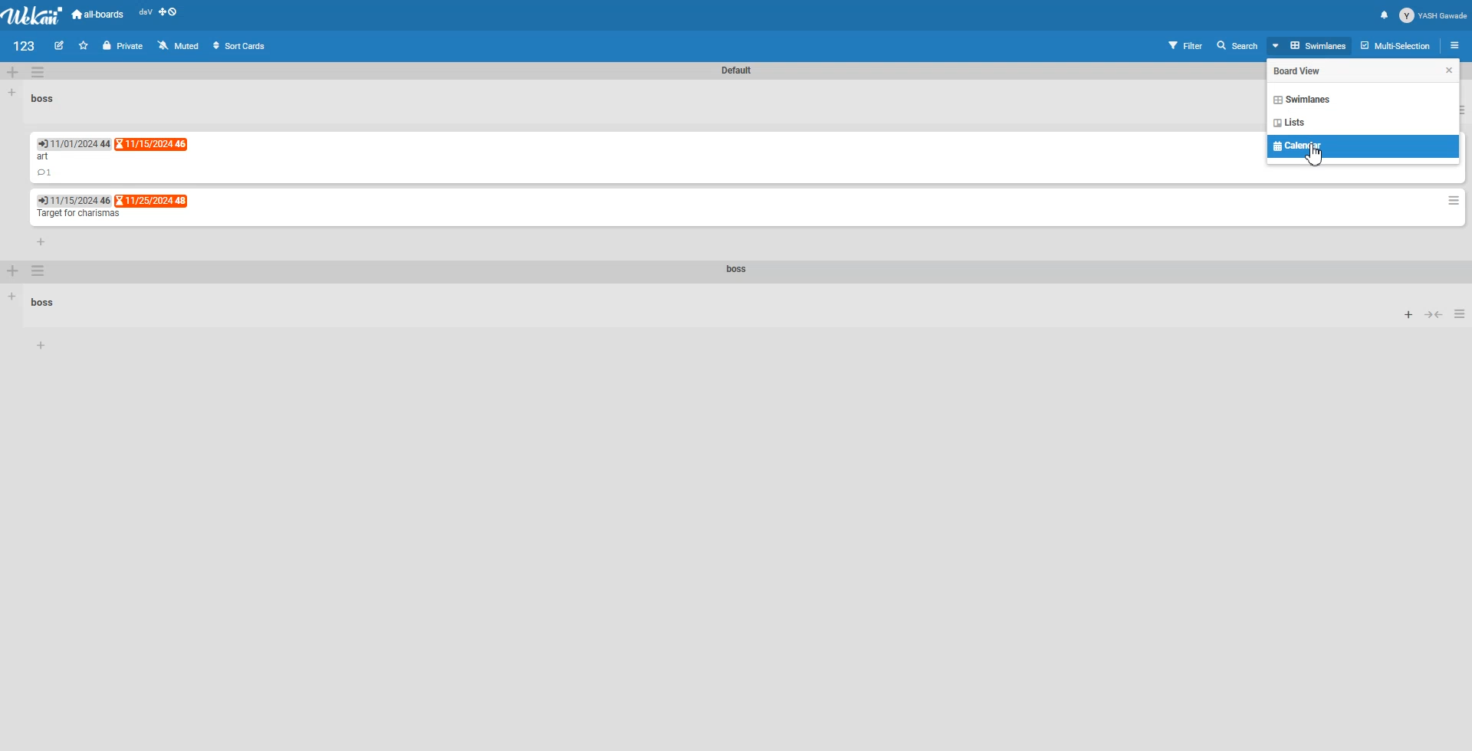 This screenshot has height=751, width=1472. What do you see at coordinates (1385, 15) in the screenshot?
I see `Notification` at bounding box center [1385, 15].